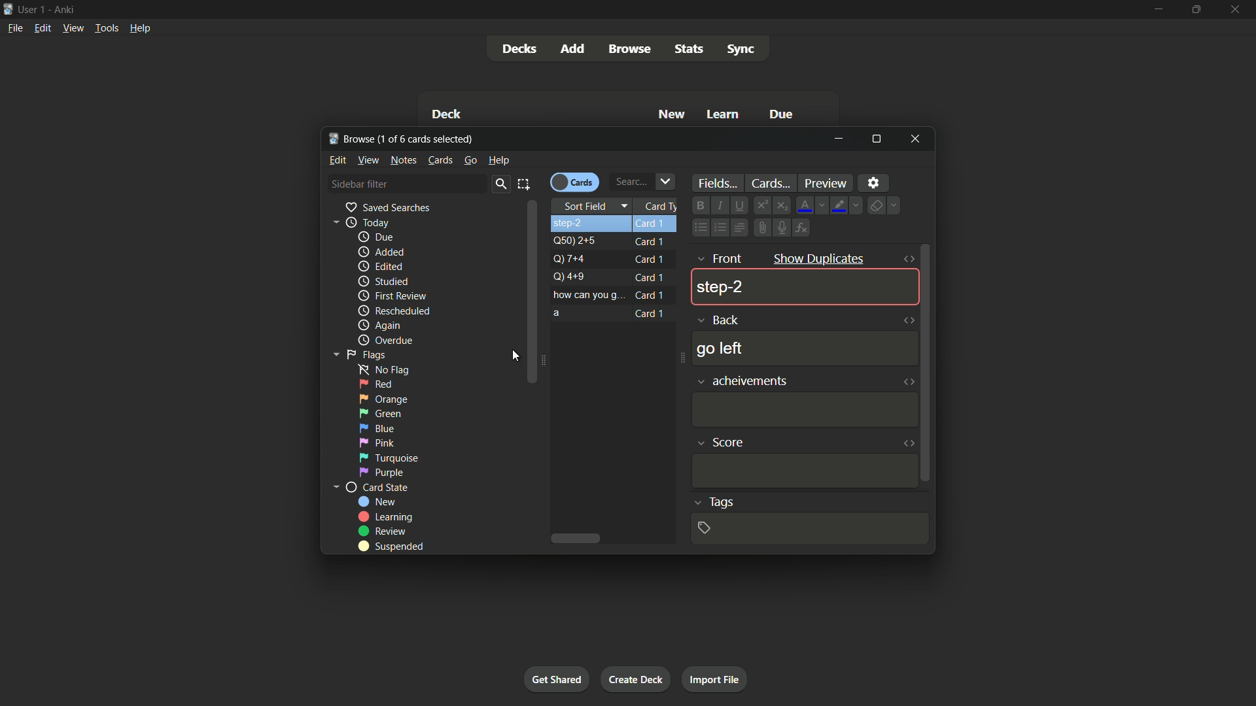  What do you see at coordinates (357, 354) in the screenshot?
I see `Flags` at bounding box center [357, 354].